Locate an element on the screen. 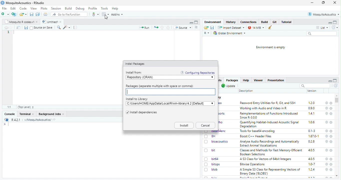 This screenshot has height=180, width=341. Help is located at coordinates (115, 9).